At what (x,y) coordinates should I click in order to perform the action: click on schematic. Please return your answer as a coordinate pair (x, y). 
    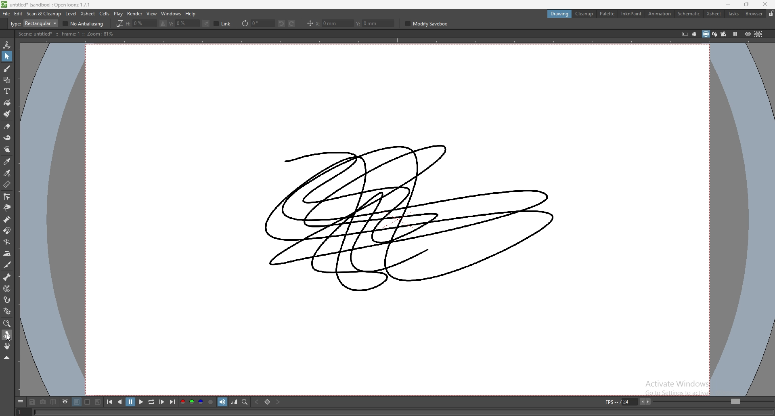
    Looking at the image, I should click on (690, 13).